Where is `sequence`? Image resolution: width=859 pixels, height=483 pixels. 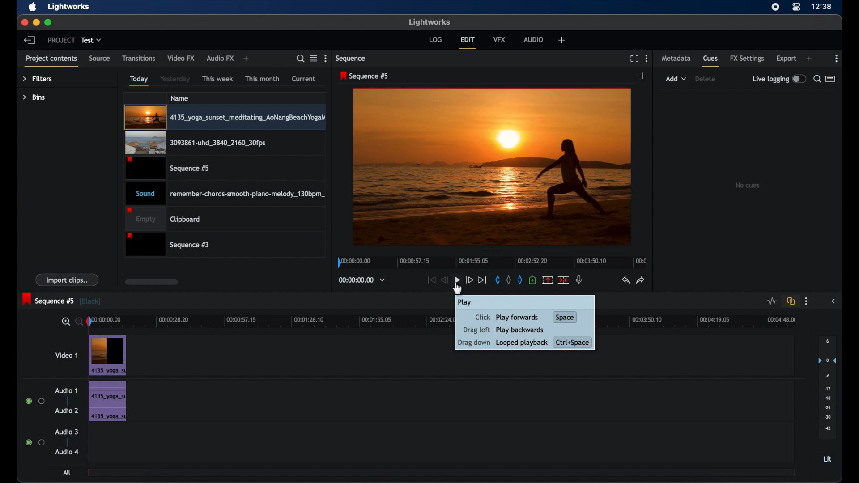
sequence is located at coordinates (364, 76).